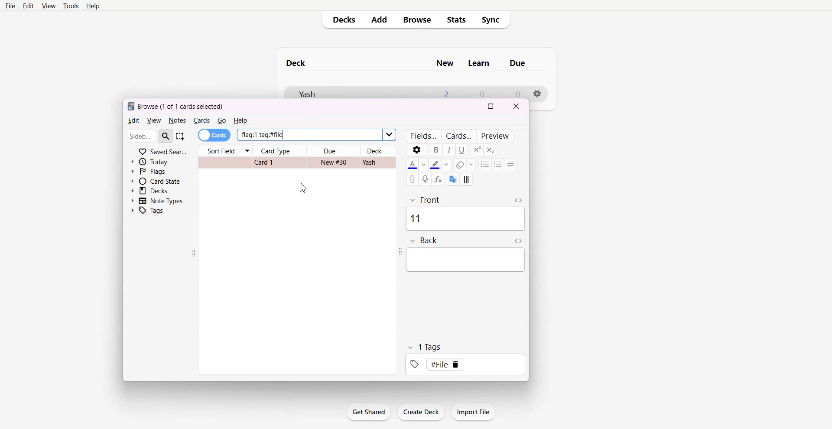 Image resolution: width=832 pixels, height=429 pixels. Describe the element at coordinates (456, 198) in the screenshot. I see `Front` at that location.